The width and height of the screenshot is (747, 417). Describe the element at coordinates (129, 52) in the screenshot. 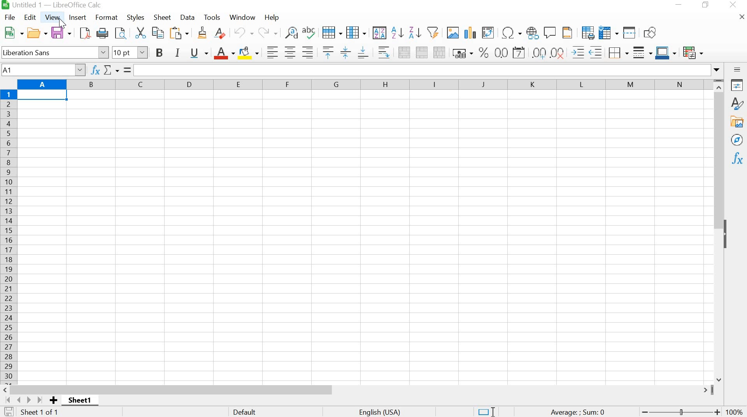

I see `FONT SIZE` at that location.